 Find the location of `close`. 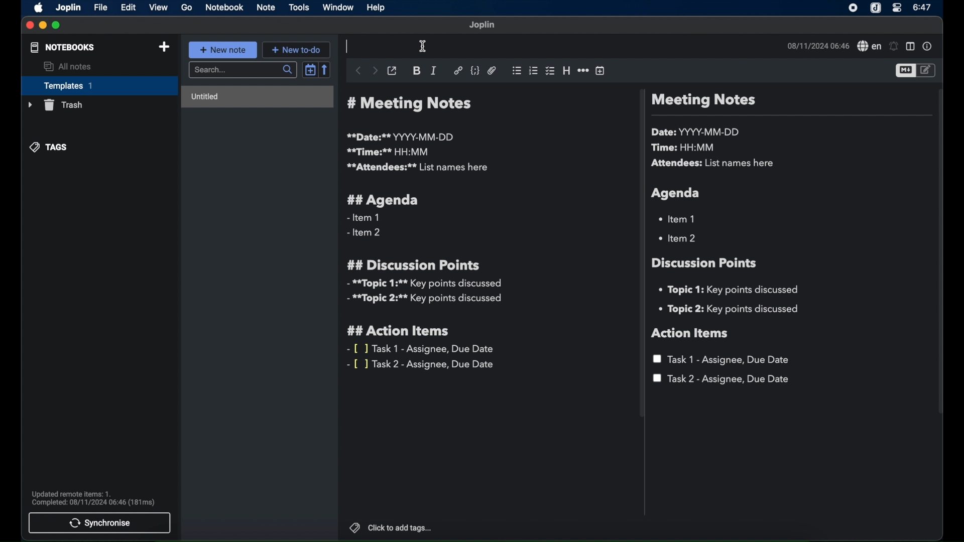

close is located at coordinates (30, 26).